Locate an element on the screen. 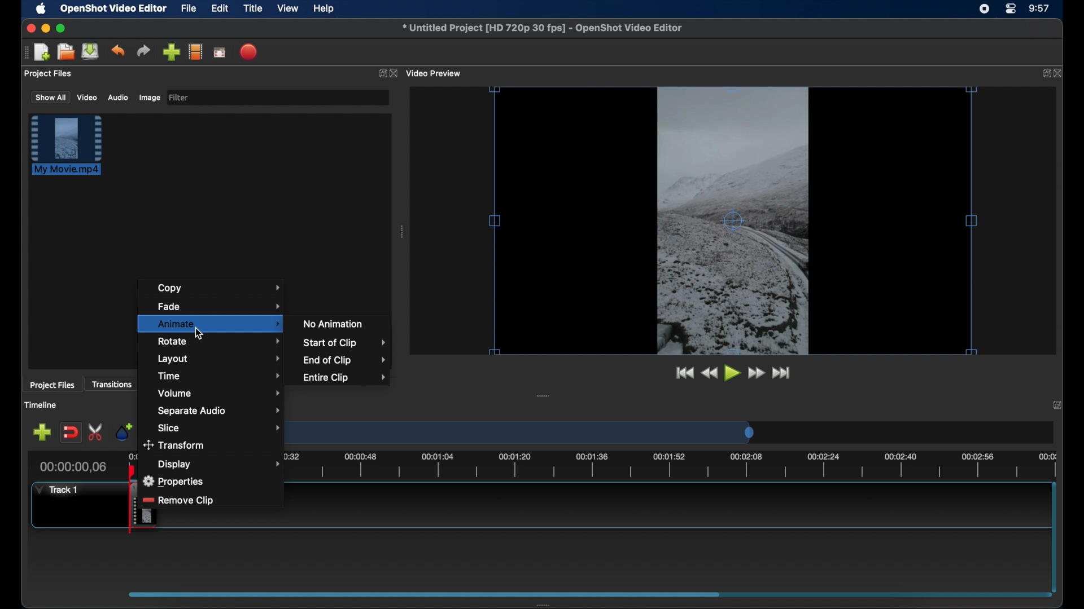 The image size is (1084, 609). layout menu is located at coordinates (219, 359).